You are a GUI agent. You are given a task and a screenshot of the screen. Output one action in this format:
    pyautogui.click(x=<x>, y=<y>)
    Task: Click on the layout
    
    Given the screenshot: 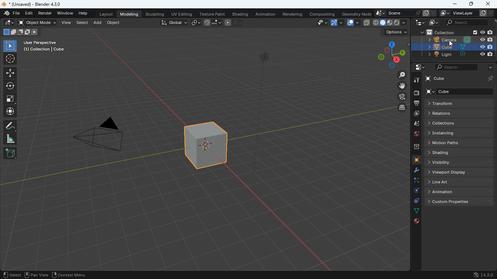 What is the action you would take?
    pyautogui.click(x=354, y=23)
    